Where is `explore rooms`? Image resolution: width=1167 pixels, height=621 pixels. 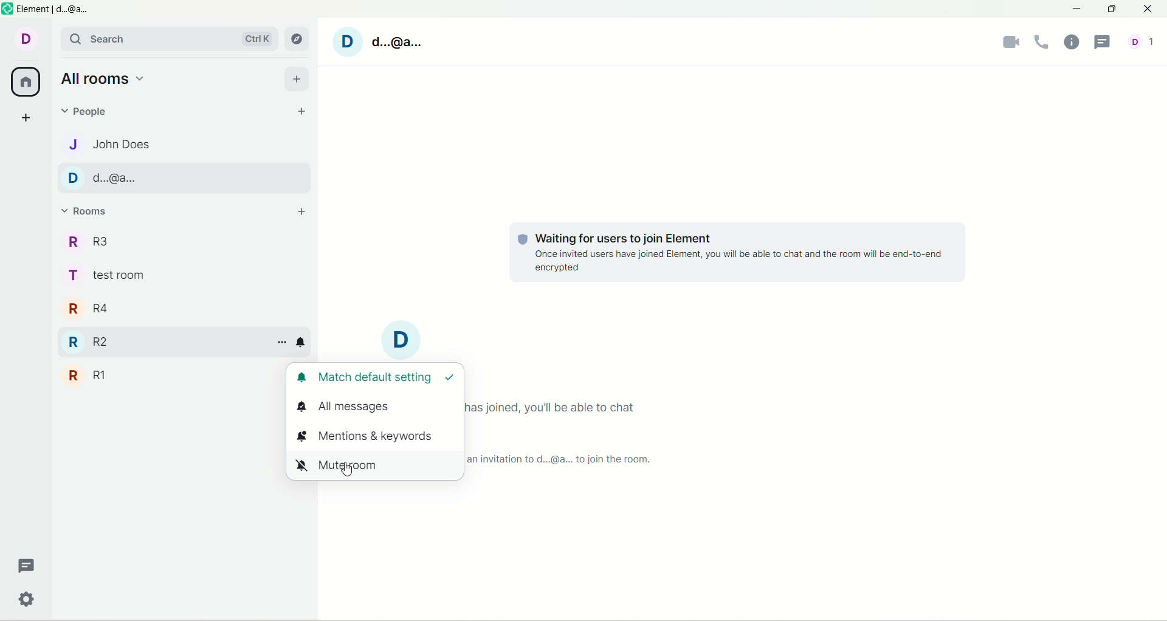 explore rooms is located at coordinates (298, 36).